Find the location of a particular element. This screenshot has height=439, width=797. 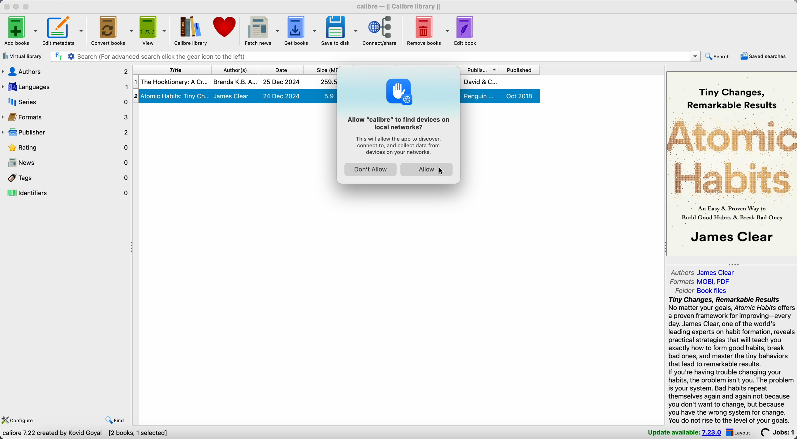

languages is located at coordinates (65, 87).